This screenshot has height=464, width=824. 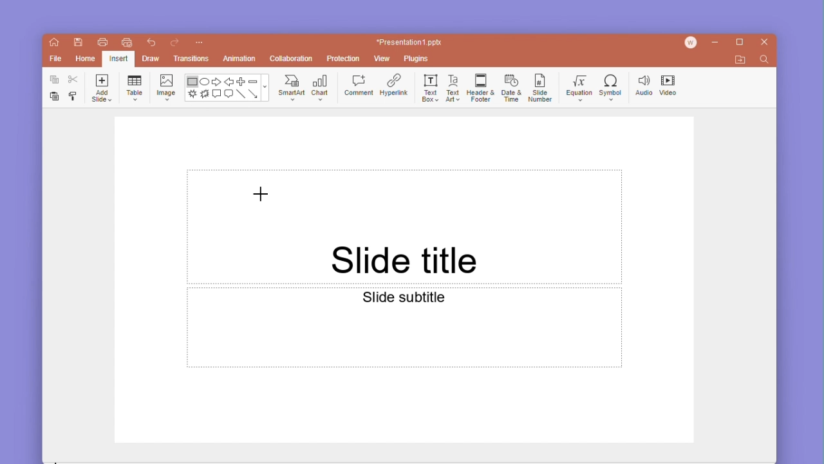 I want to click on format painter, so click(x=73, y=97).